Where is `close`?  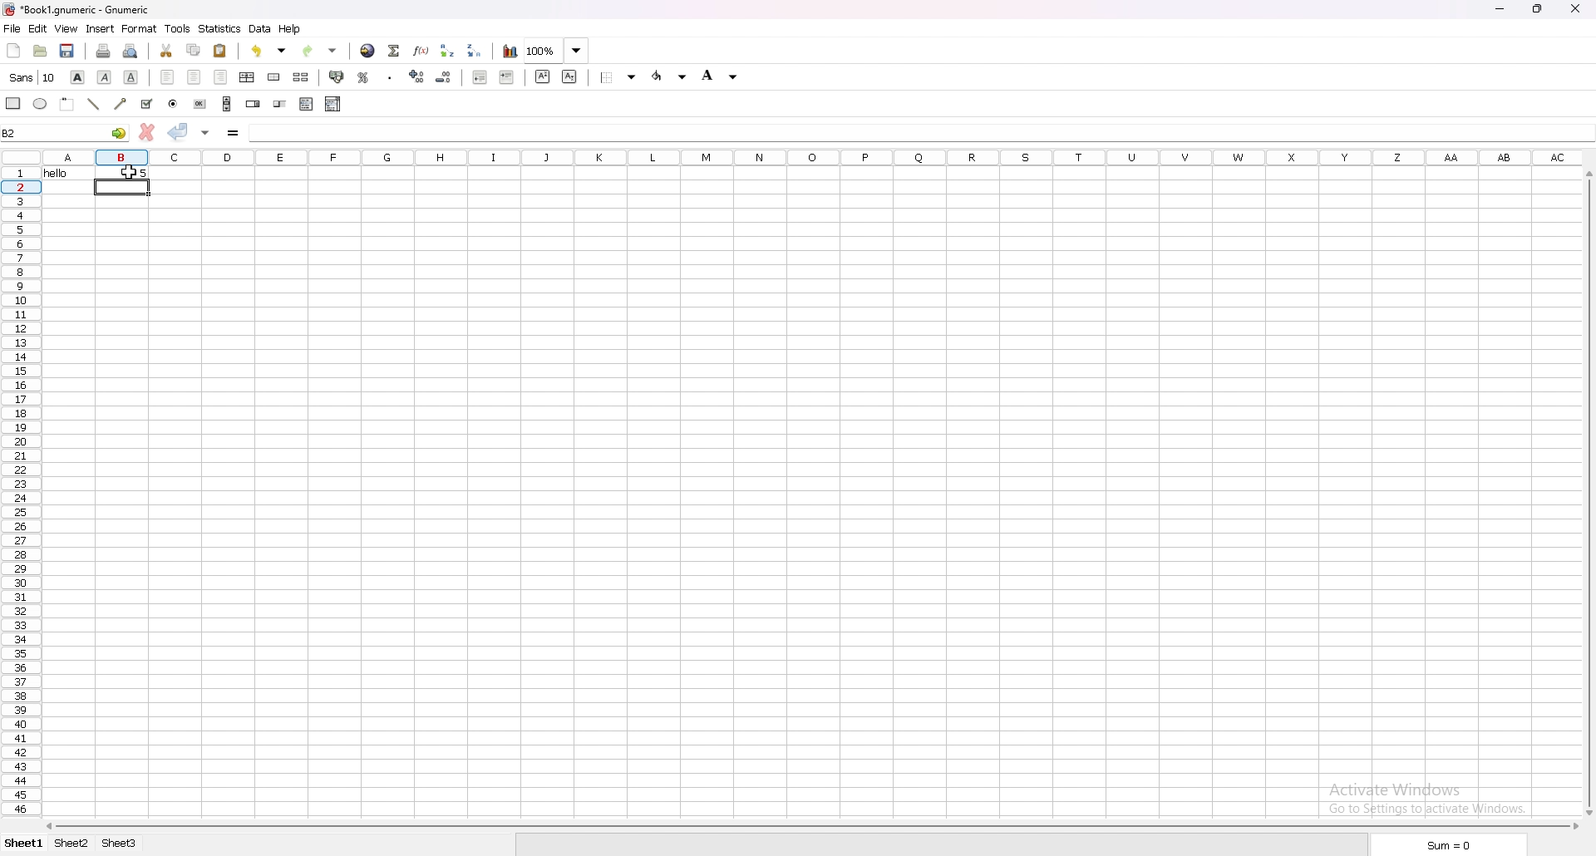
close is located at coordinates (1575, 8).